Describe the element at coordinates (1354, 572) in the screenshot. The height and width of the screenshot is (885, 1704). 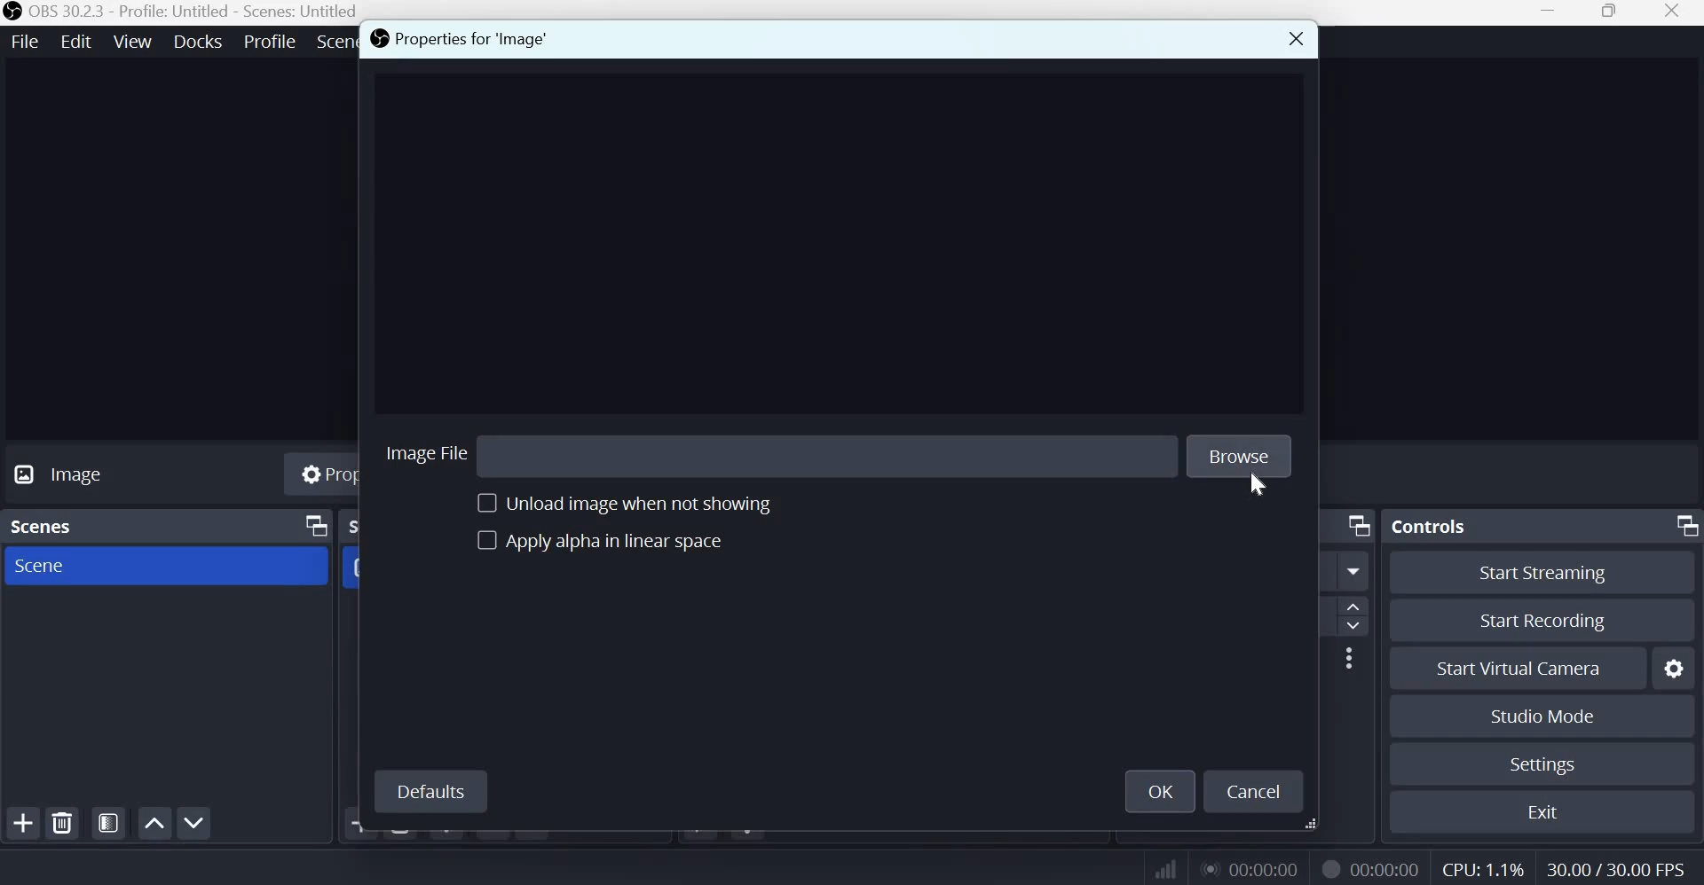
I see `More options` at that location.